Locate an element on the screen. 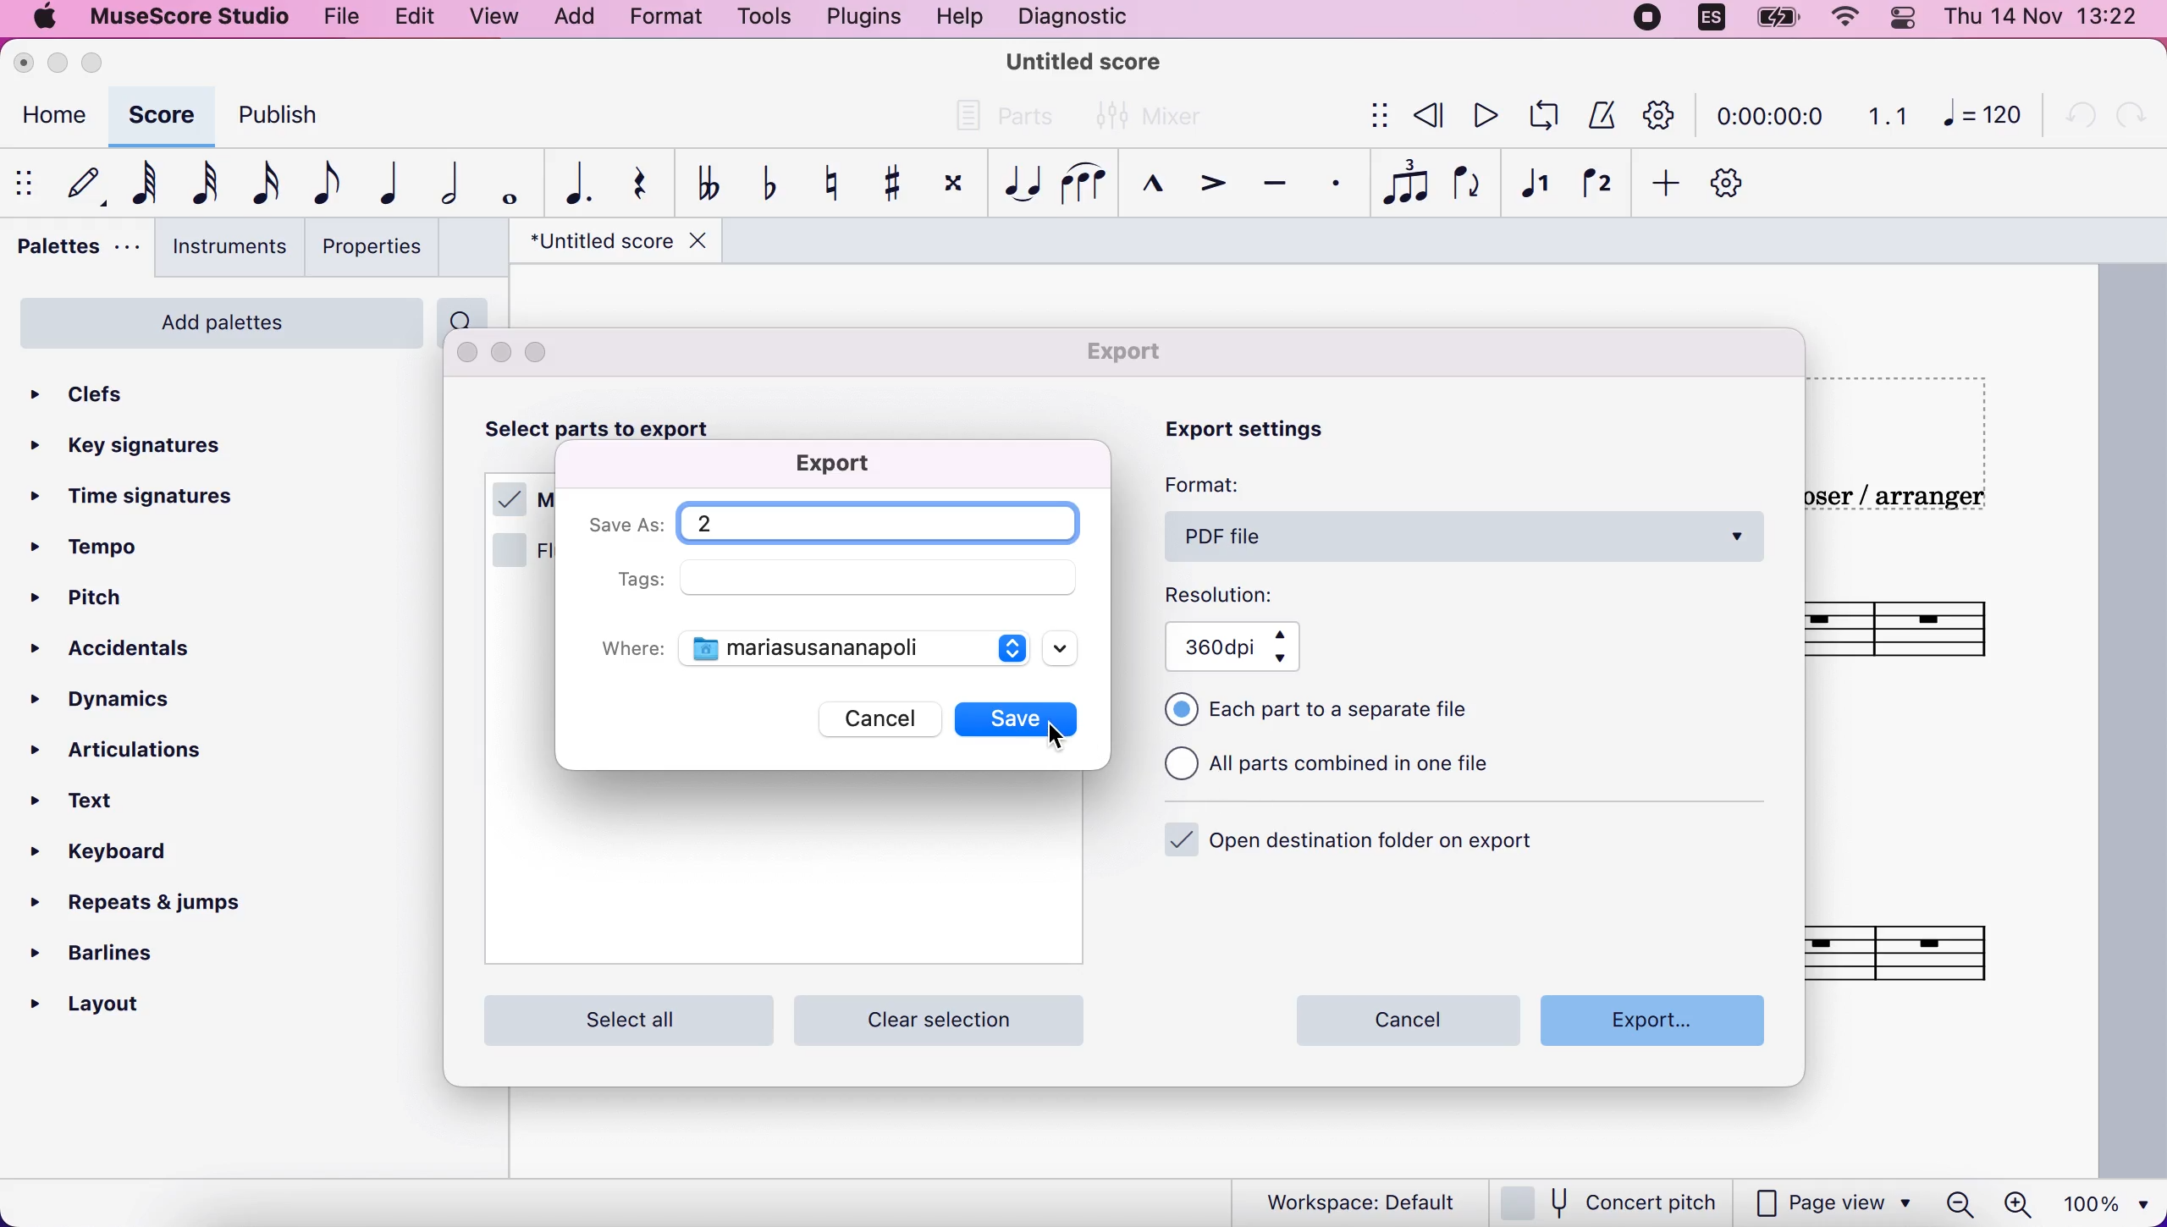 The image size is (2167, 1227). title is located at coordinates (616, 245).